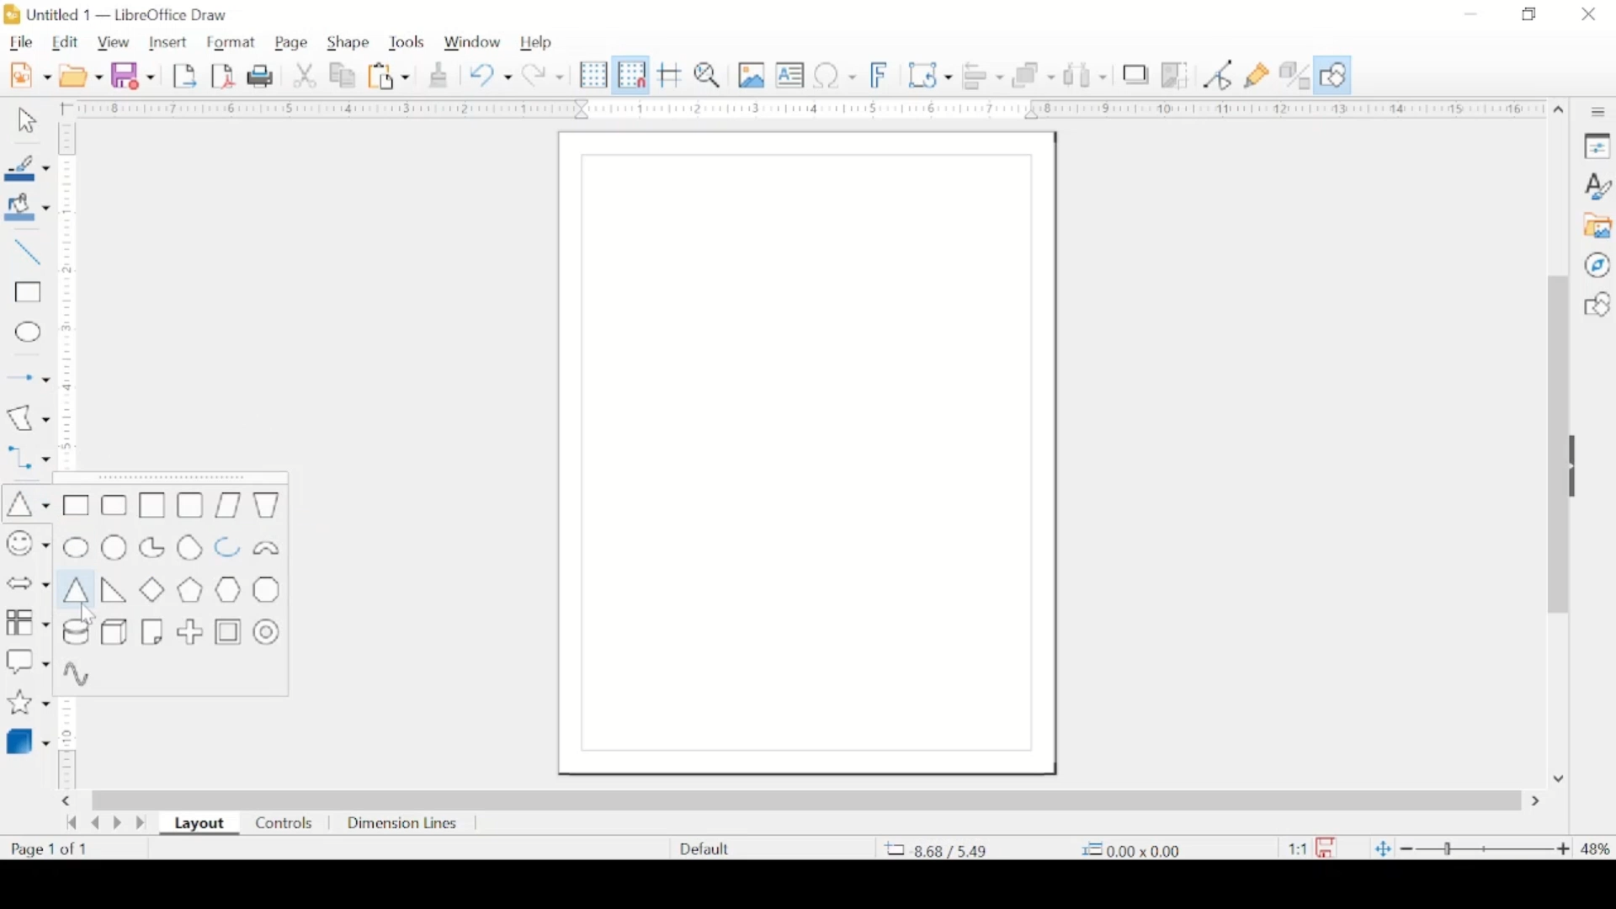  Describe the element at coordinates (122, 14) in the screenshot. I see `untitled 1 - libreoffice draw` at that location.